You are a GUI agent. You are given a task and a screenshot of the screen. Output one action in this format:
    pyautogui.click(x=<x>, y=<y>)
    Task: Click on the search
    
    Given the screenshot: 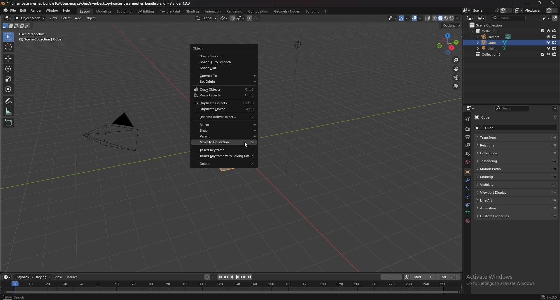 What is the action you would take?
    pyautogui.click(x=509, y=18)
    